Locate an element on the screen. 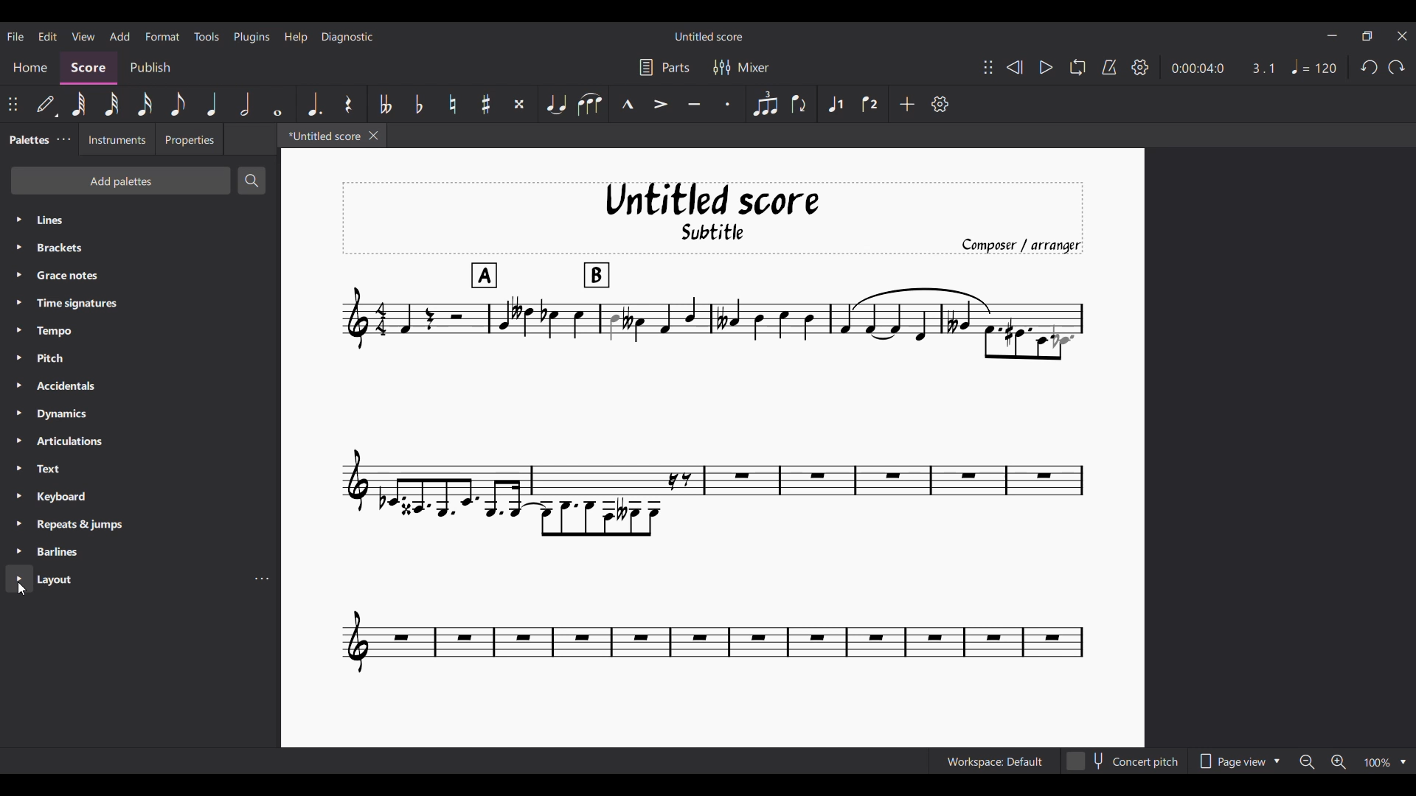 This screenshot has height=796, width=1416. Parts settings is located at coordinates (665, 67).